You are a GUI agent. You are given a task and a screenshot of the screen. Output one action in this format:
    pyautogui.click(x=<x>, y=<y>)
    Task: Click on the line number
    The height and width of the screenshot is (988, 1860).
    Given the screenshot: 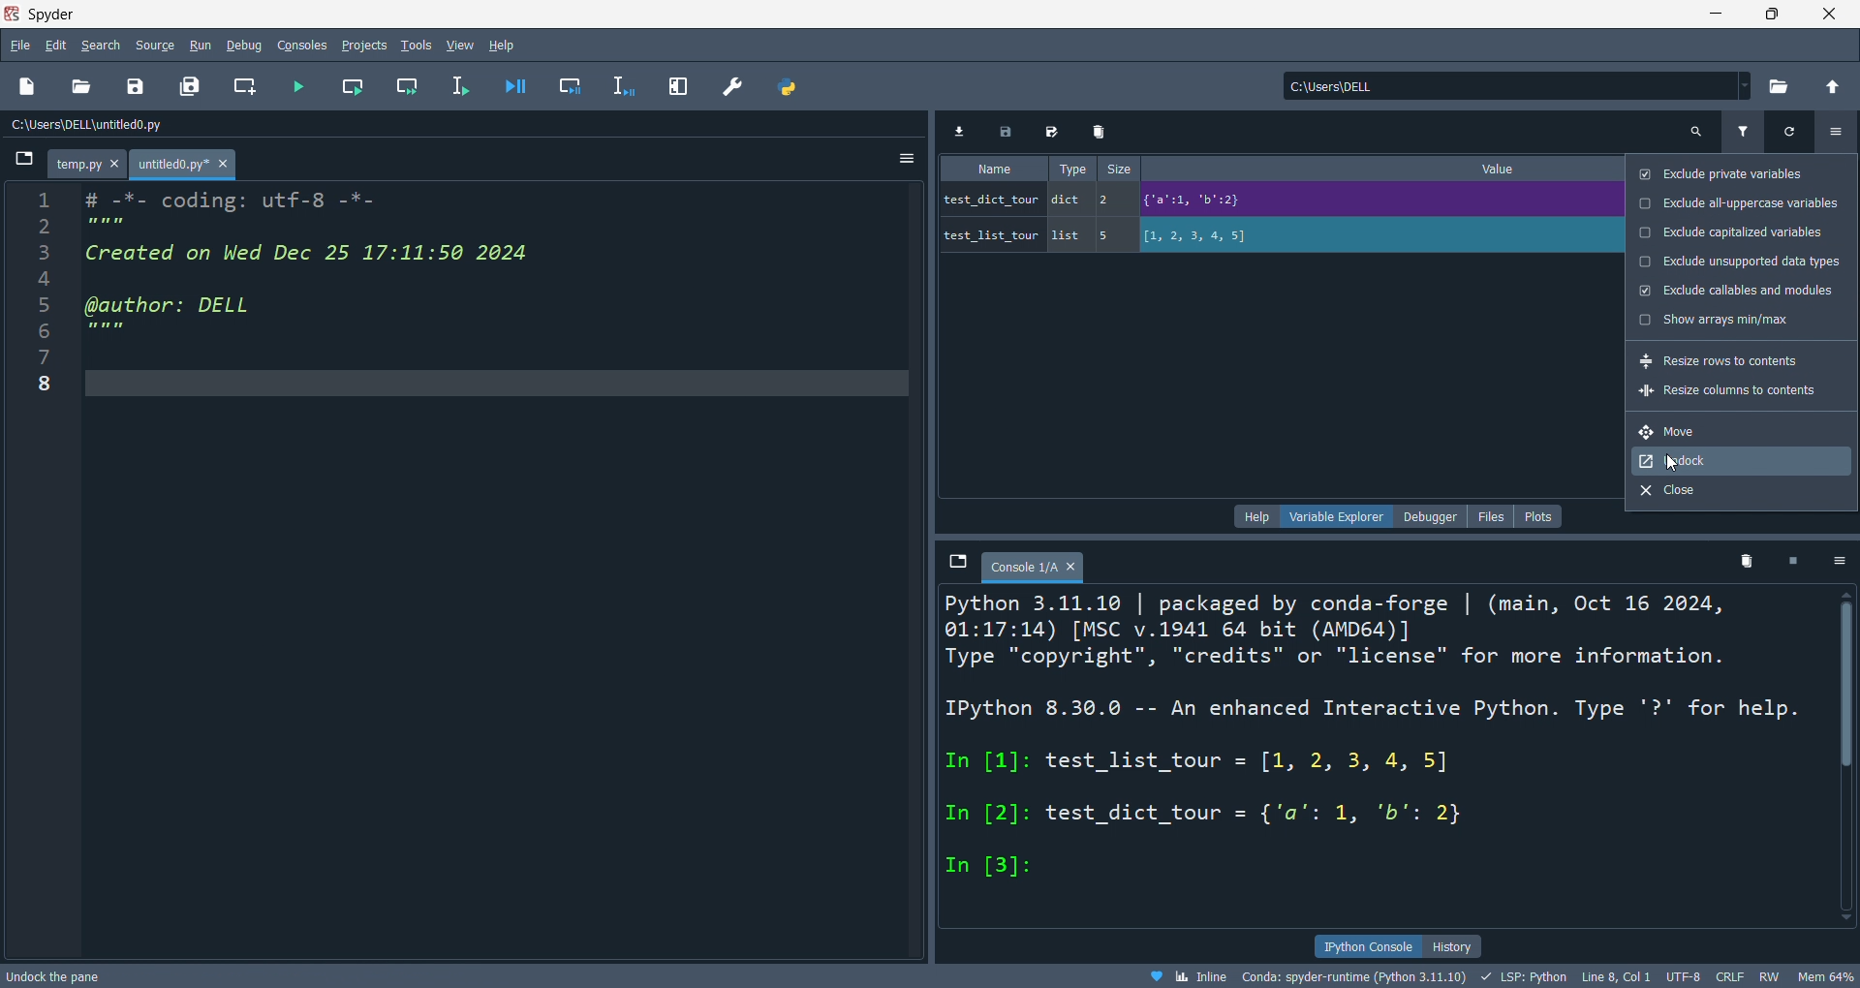 What is the action you would take?
    pyautogui.click(x=51, y=571)
    